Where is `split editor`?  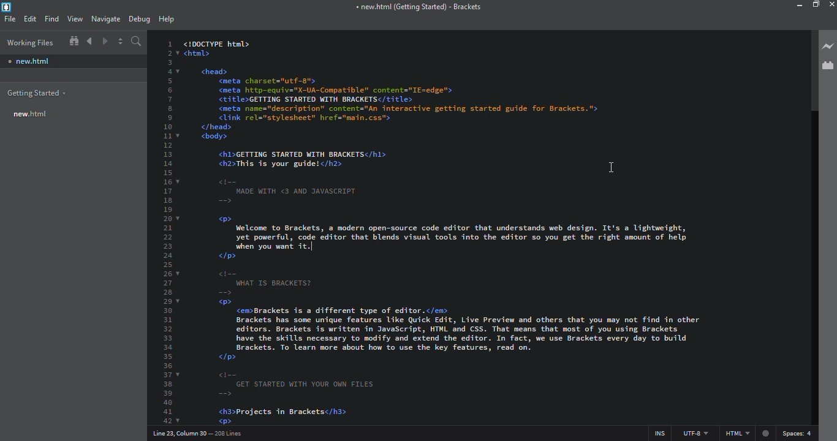 split editor is located at coordinates (121, 40).